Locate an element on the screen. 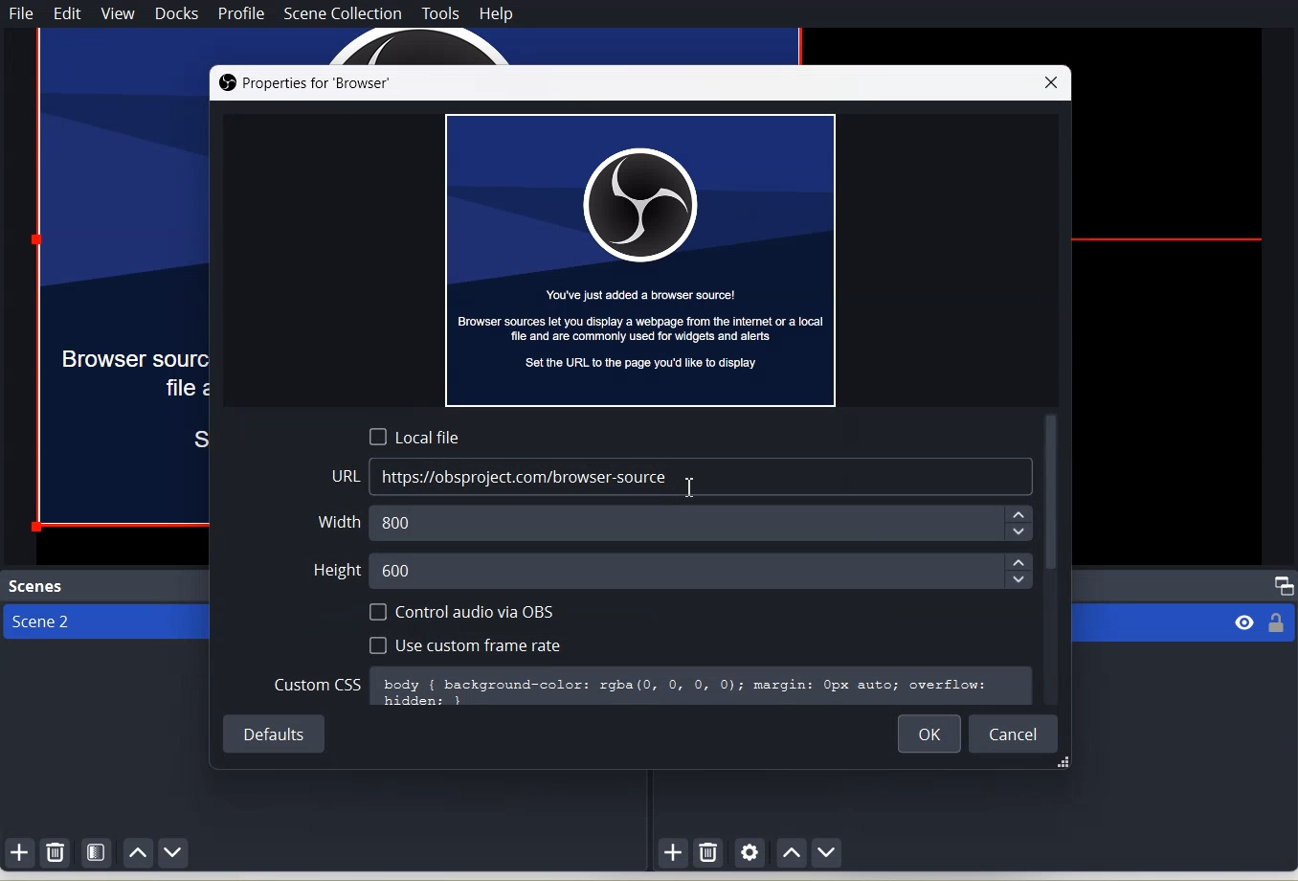 The image size is (1298, 881). Custom CSS is located at coordinates (318, 684).